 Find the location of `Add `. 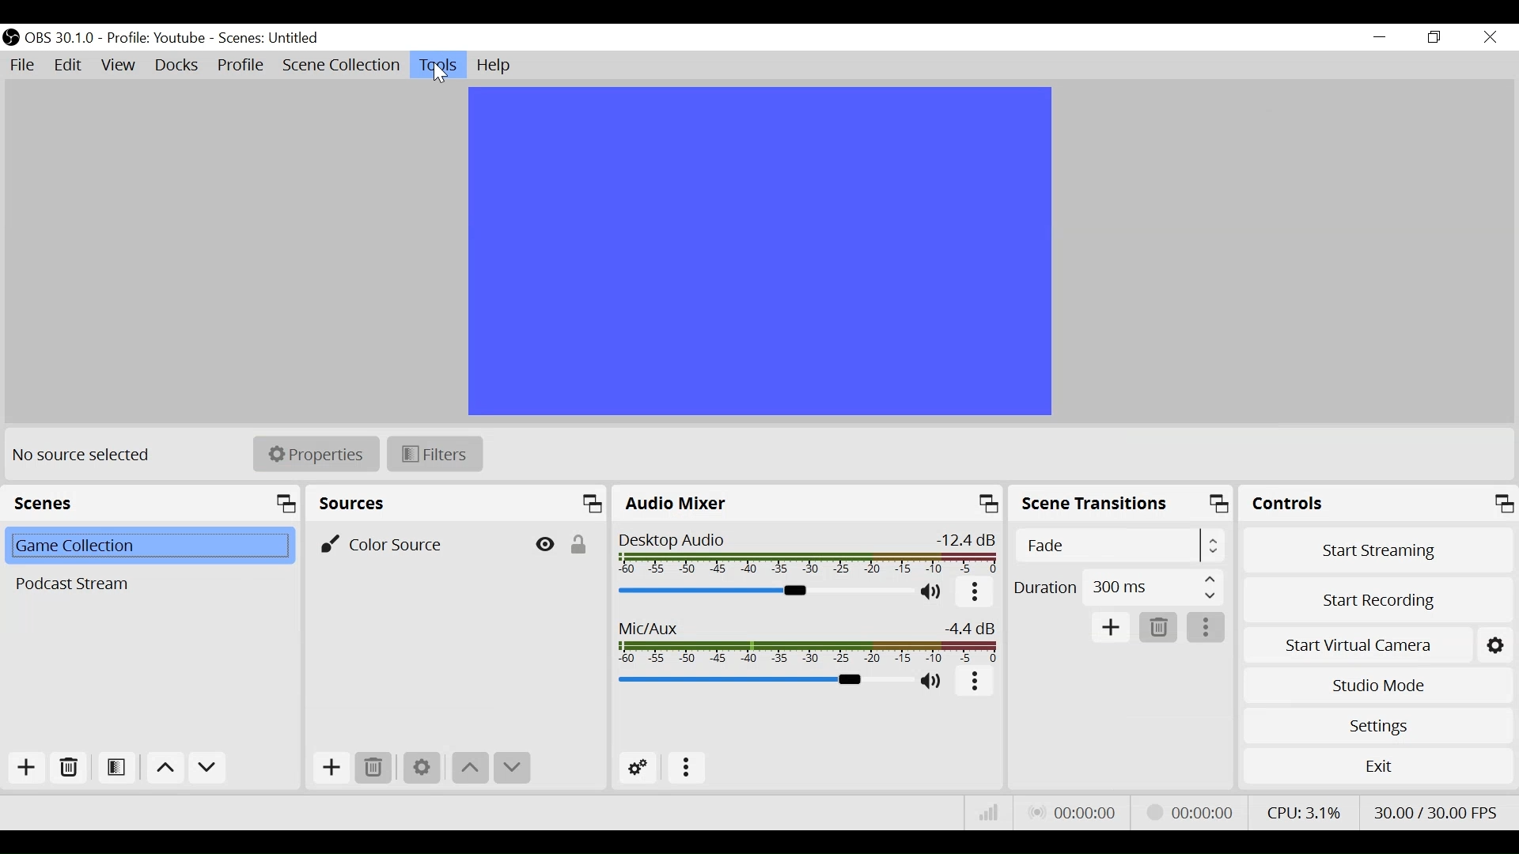

Add  is located at coordinates (331, 769).